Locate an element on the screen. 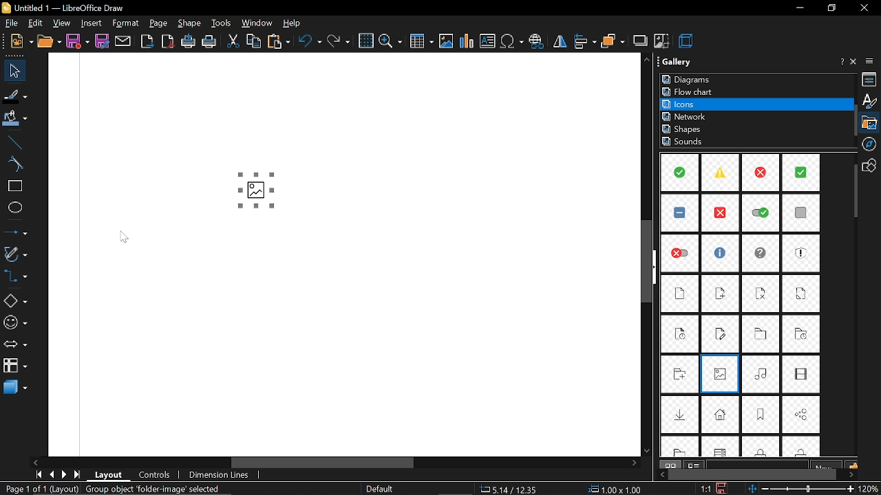  Page 1 of 1 is located at coordinates (112, 489).